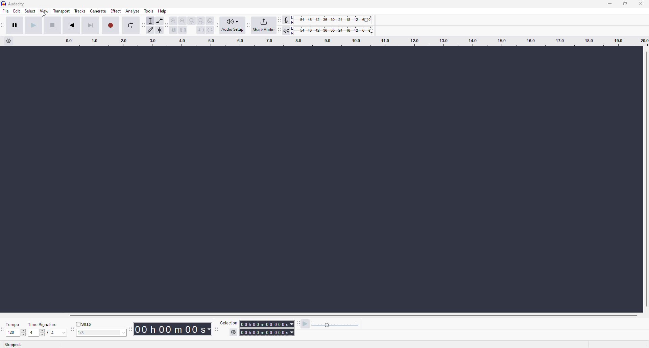 Image resolution: width=649 pixels, height=348 pixels. I want to click on timeline options, so click(9, 42).